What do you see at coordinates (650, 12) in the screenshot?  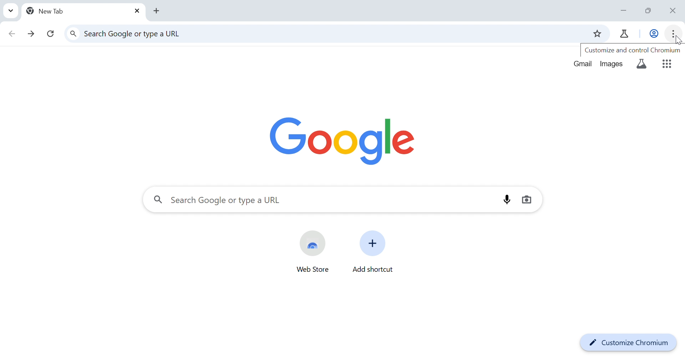 I see `Restore down` at bounding box center [650, 12].